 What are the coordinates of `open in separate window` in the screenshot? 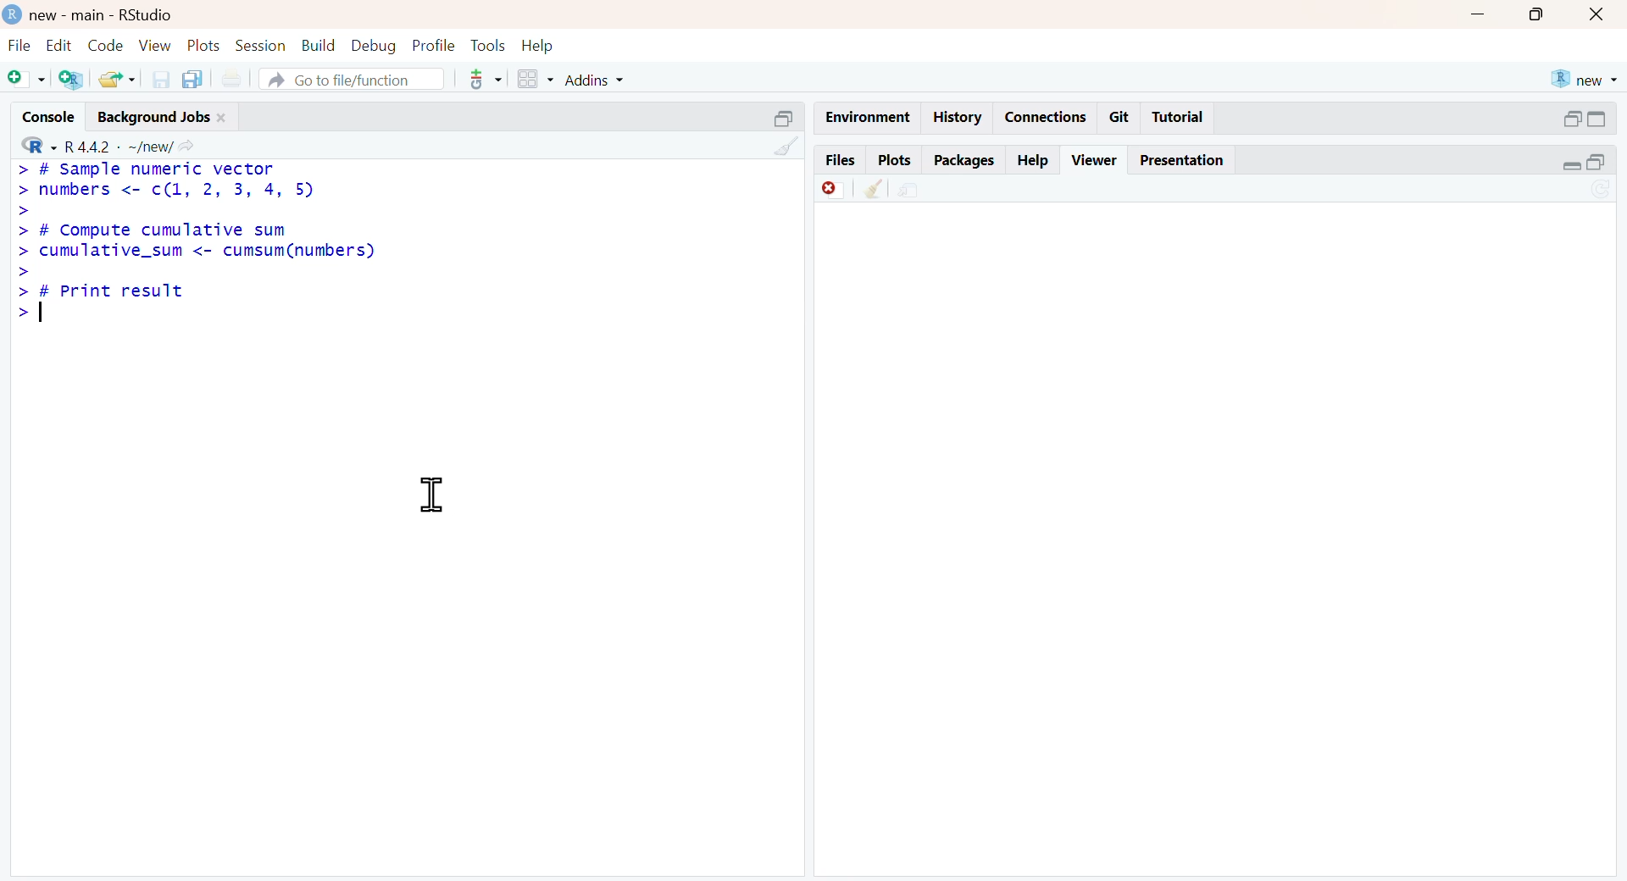 It's located at (1596, 163).